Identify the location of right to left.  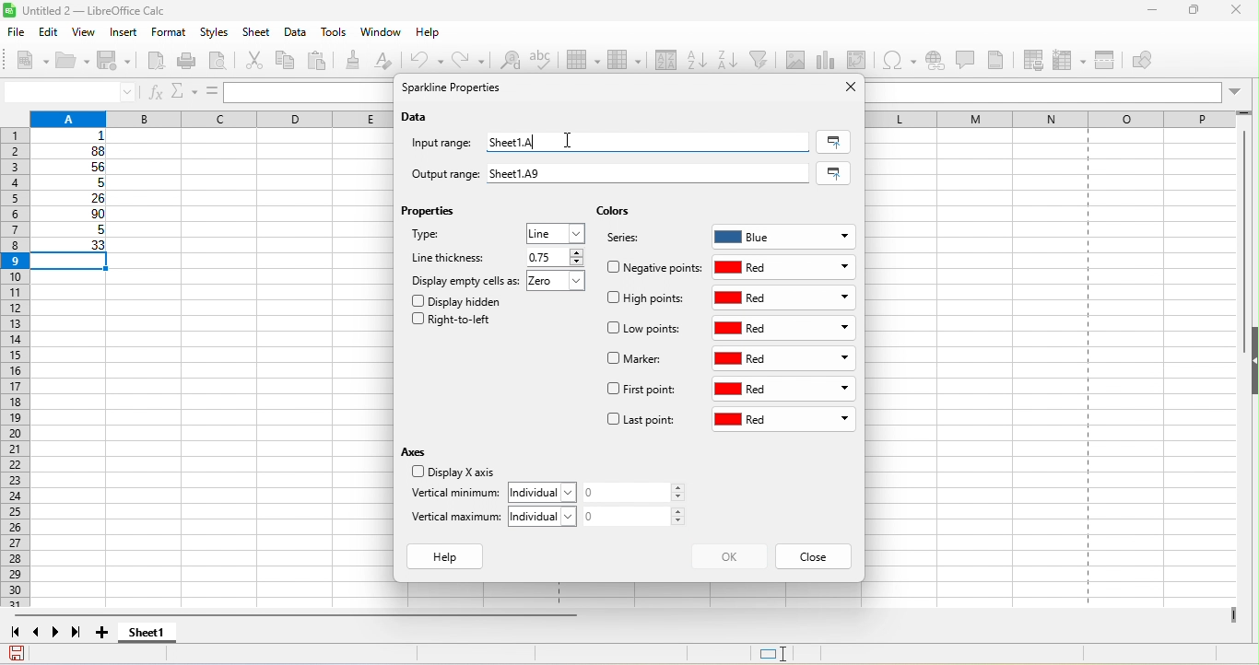
(457, 322).